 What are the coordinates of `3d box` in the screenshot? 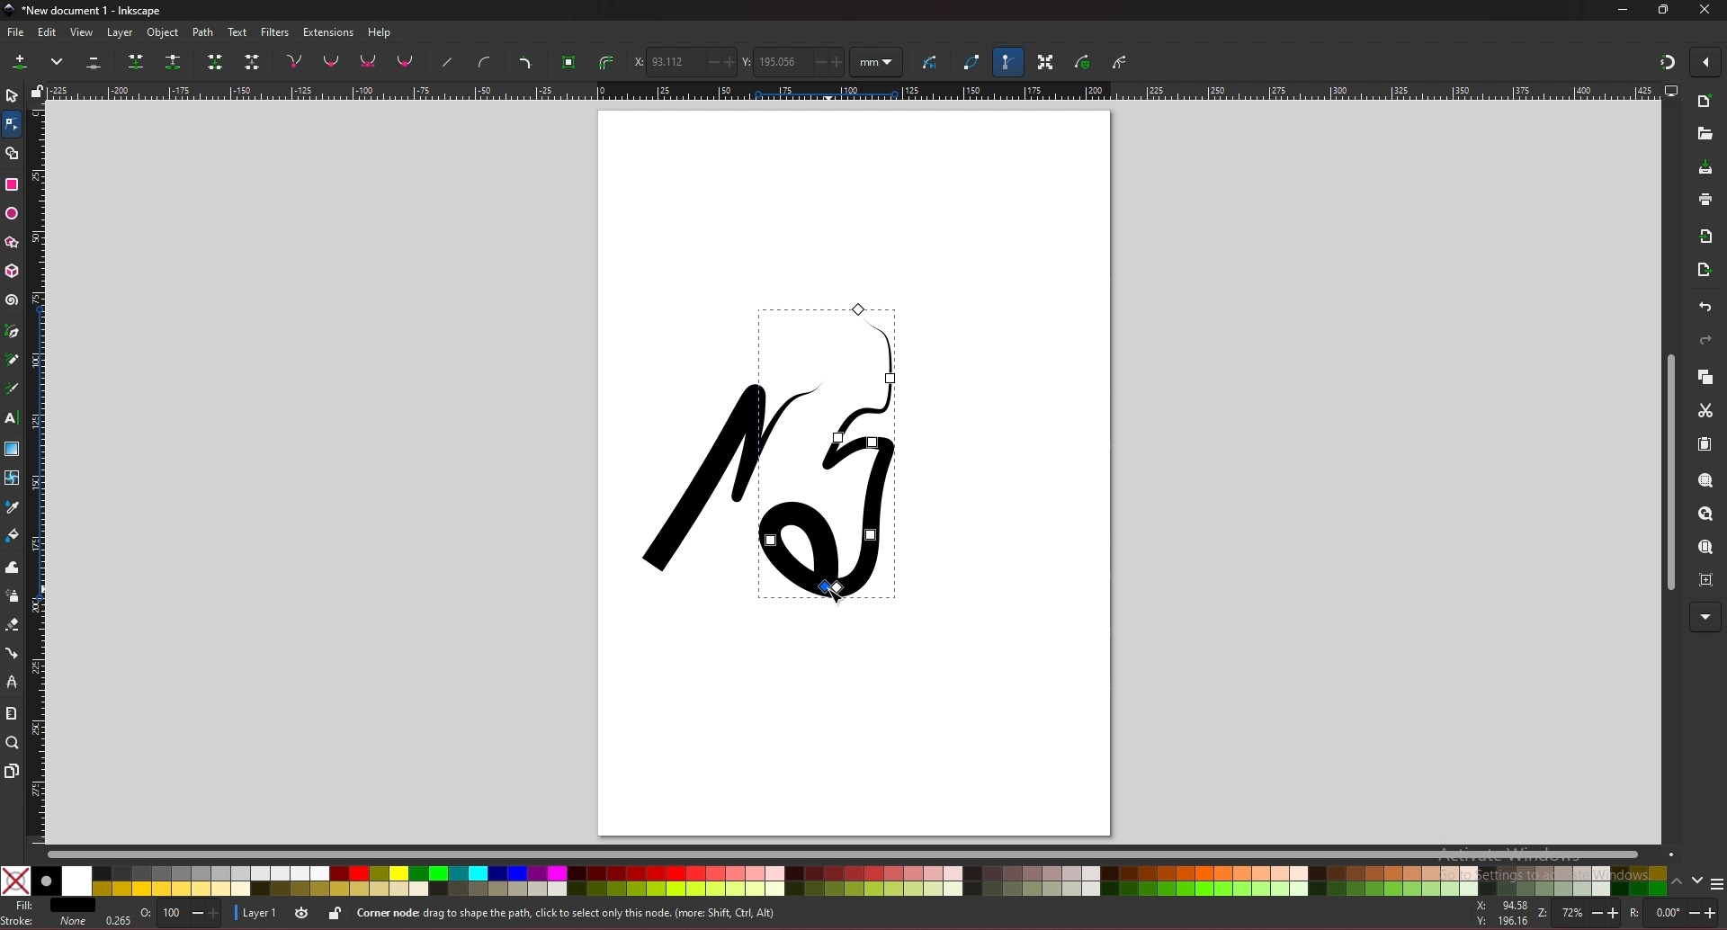 It's located at (13, 272).